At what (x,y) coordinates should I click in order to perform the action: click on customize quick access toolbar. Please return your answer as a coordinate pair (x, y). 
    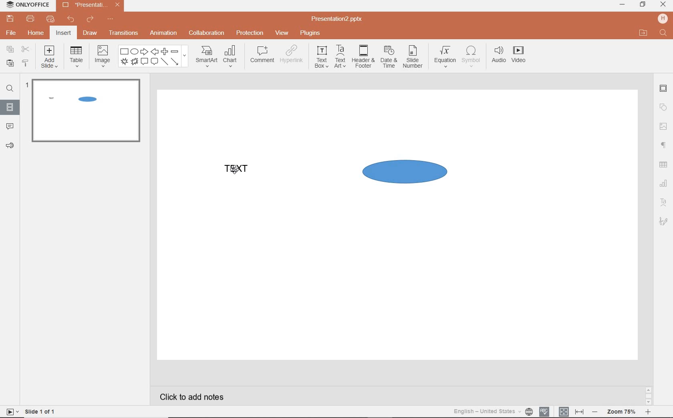
    Looking at the image, I should click on (110, 19).